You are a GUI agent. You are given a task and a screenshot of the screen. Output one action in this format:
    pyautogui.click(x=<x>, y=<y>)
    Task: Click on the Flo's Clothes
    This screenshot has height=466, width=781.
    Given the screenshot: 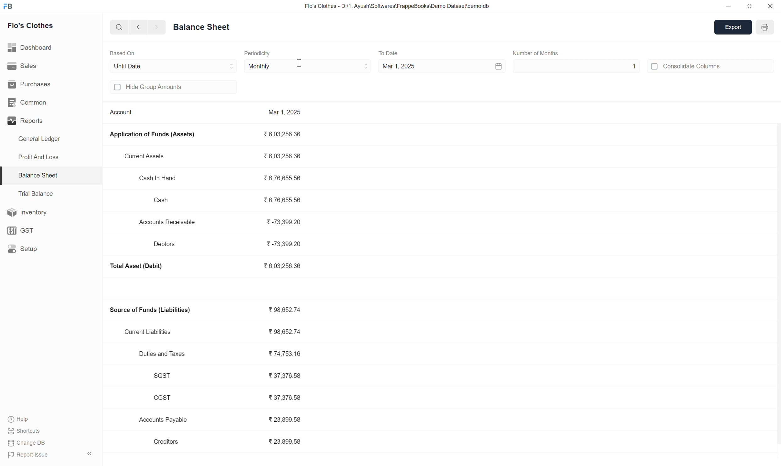 What is the action you would take?
    pyautogui.click(x=32, y=25)
    